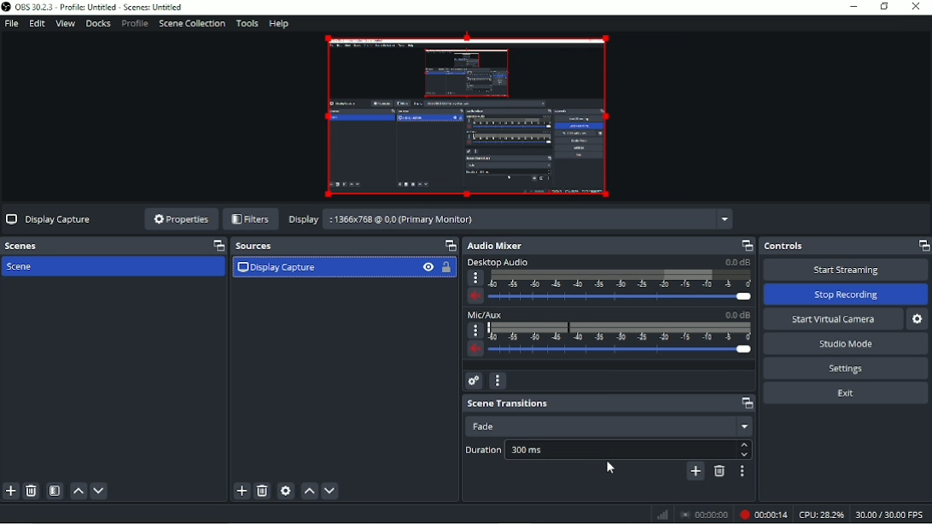  I want to click on Audio mixer, so click(716, 245).